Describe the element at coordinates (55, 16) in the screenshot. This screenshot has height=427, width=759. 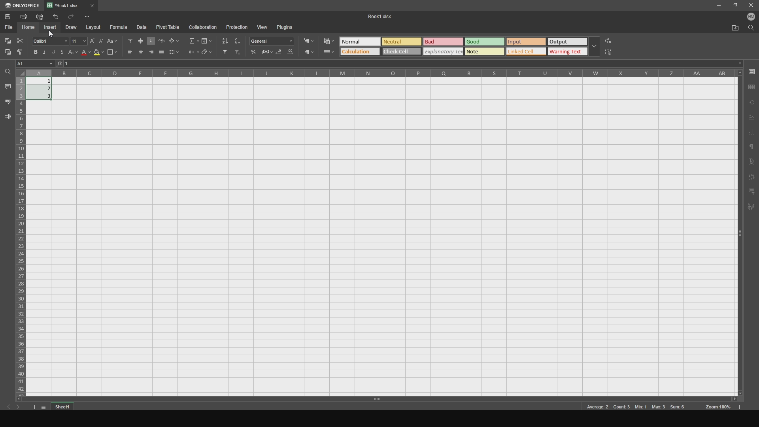
I see `undo` at that location.